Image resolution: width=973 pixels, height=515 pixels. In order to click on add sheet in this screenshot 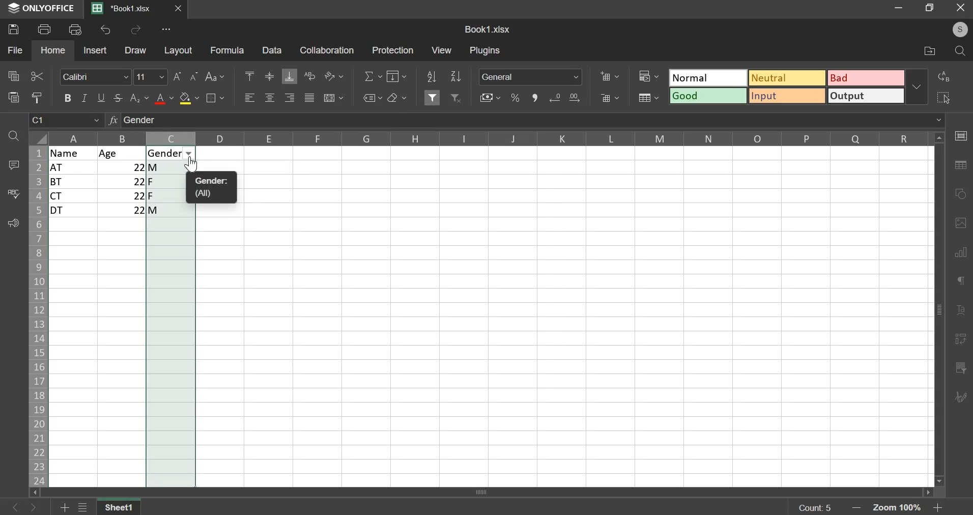, I will do `click(66, 506)`.